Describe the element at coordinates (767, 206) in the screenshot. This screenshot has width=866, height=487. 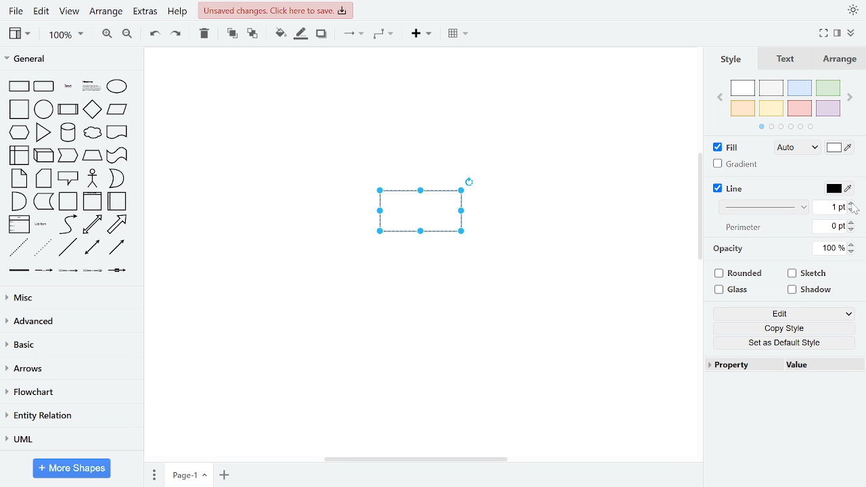
I see `patterns` at that location.